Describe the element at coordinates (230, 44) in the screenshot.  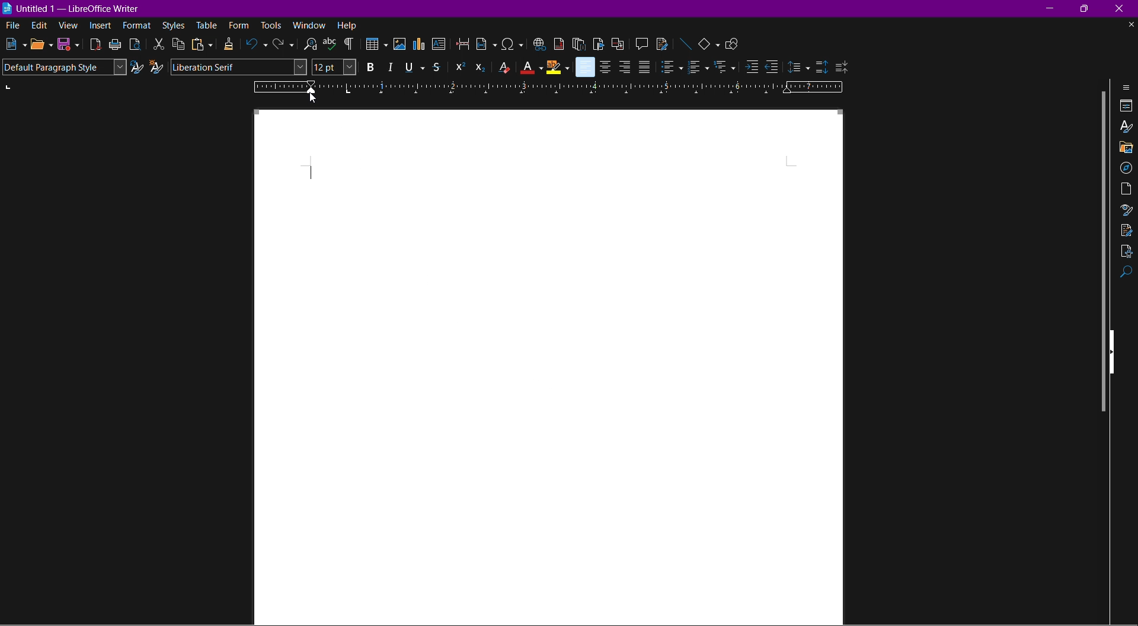
I see `Copy Formatting` at that location.